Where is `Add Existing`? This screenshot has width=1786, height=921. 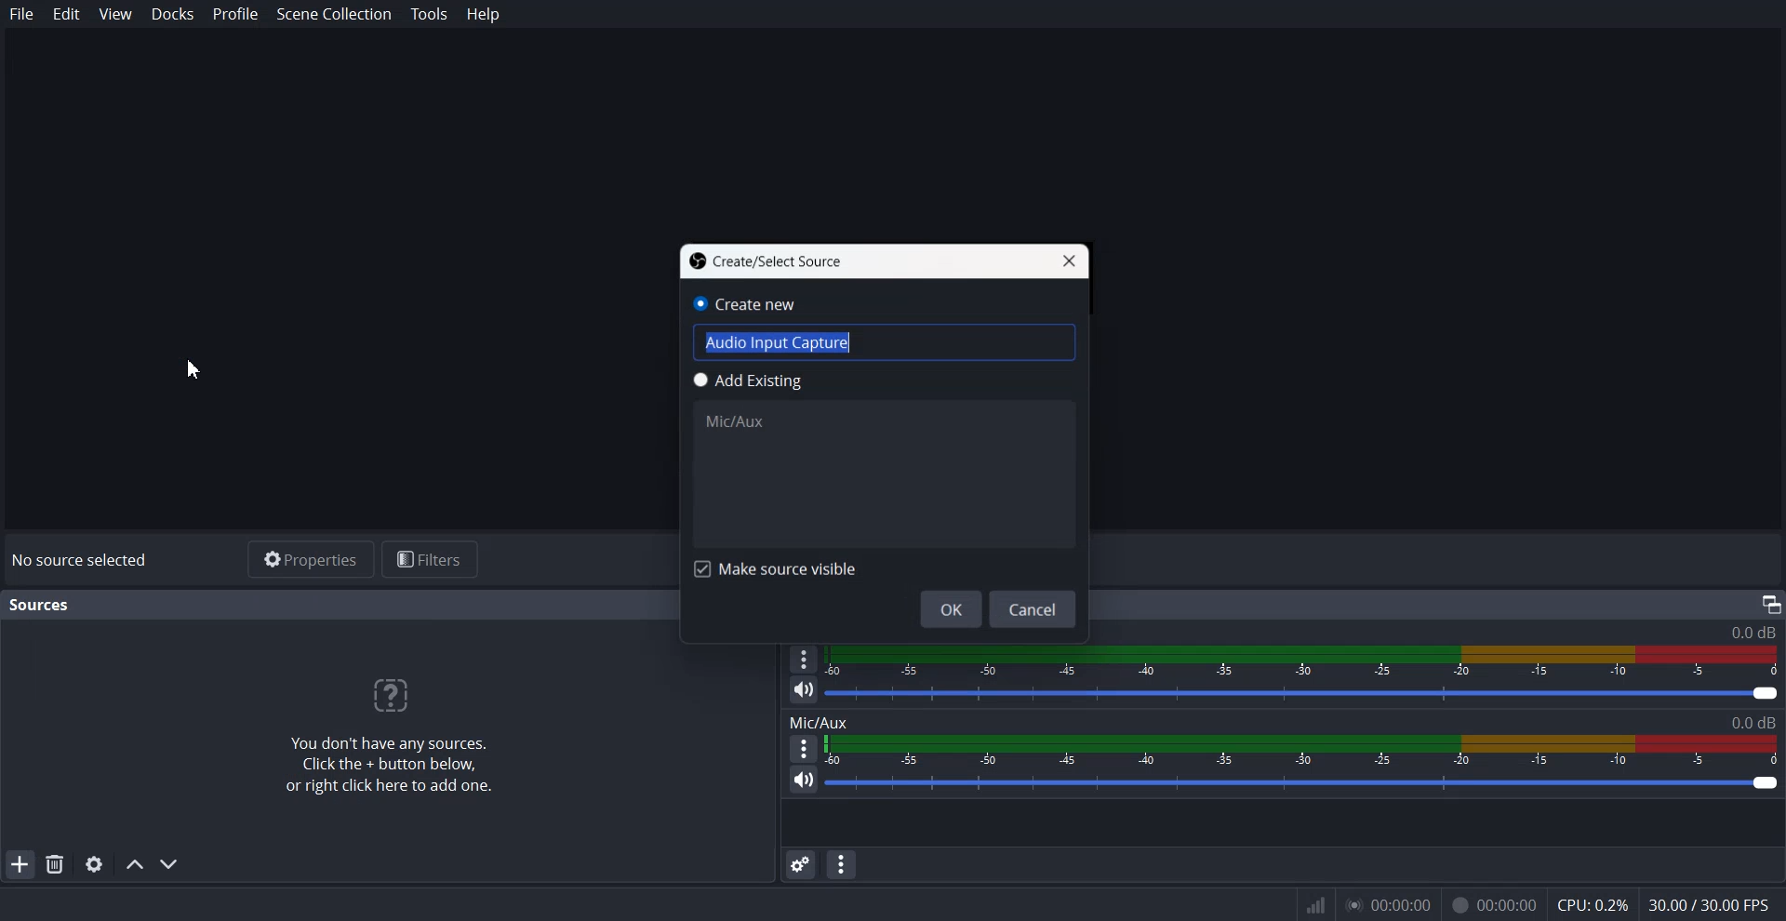
Add Existing is located at coordinates (869, 380).